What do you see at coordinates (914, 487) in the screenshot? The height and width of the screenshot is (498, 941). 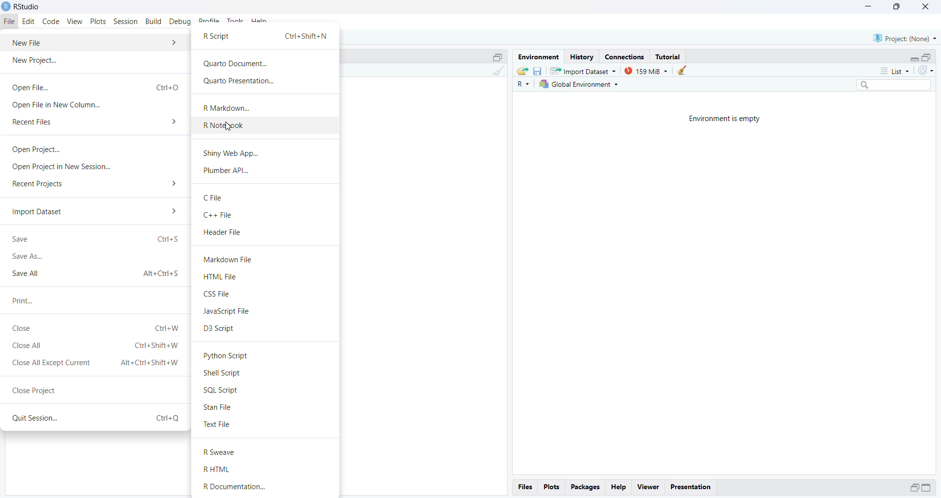 I see `expand` at bounding box center [914, 487].